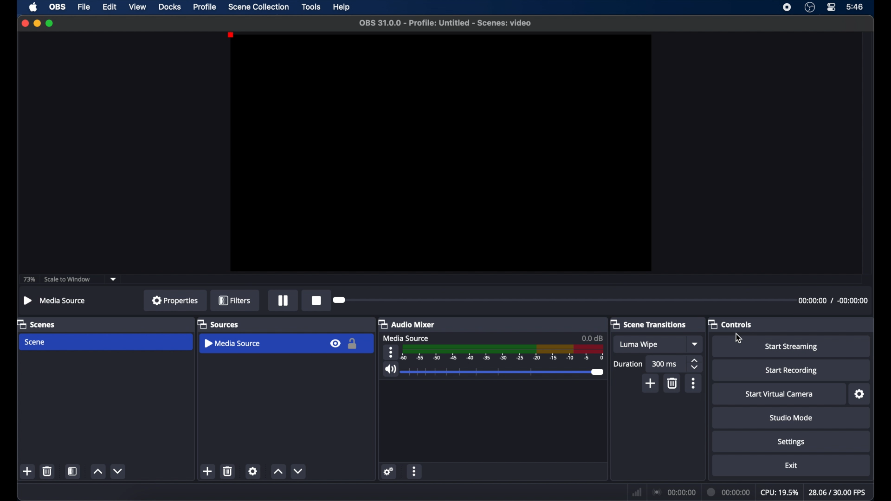  What do you see at coordinates (205, 6) in the screenshot?
I see `profile` at bounding box center [205, 6].